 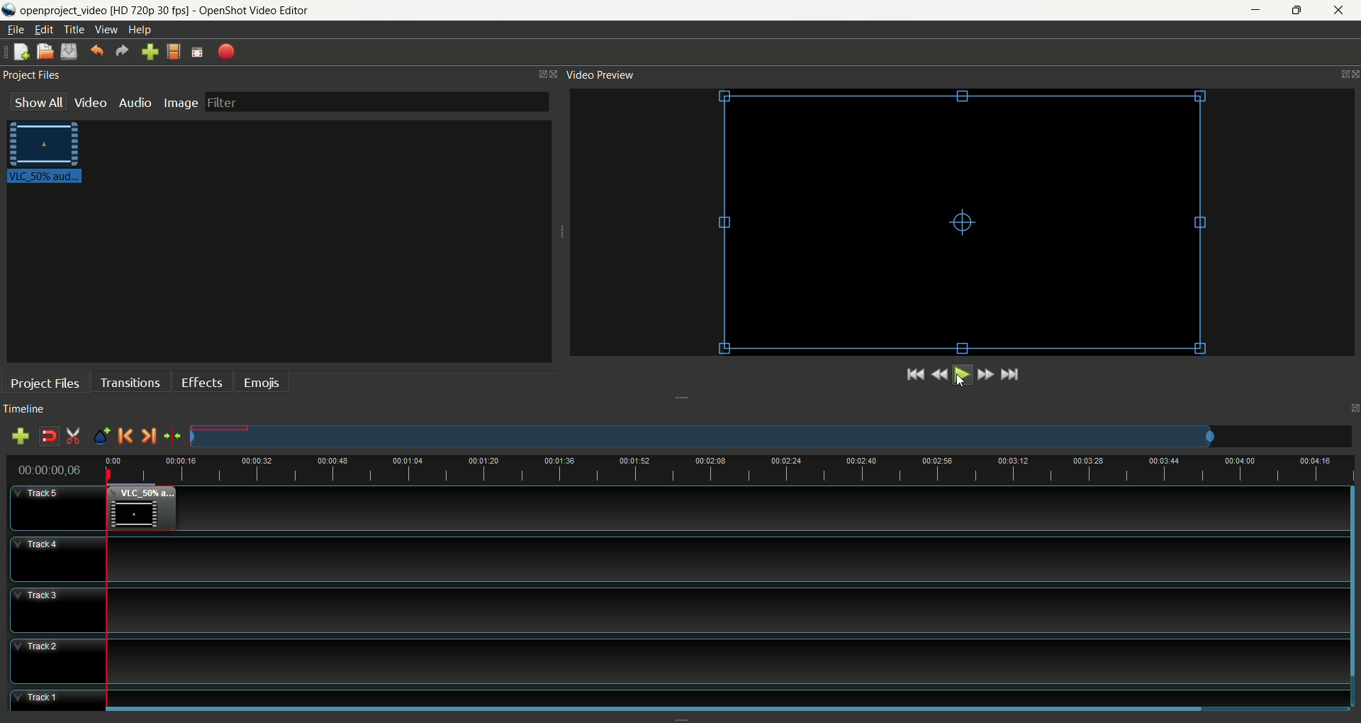 I want to click on help, so click(x=142, y=30).